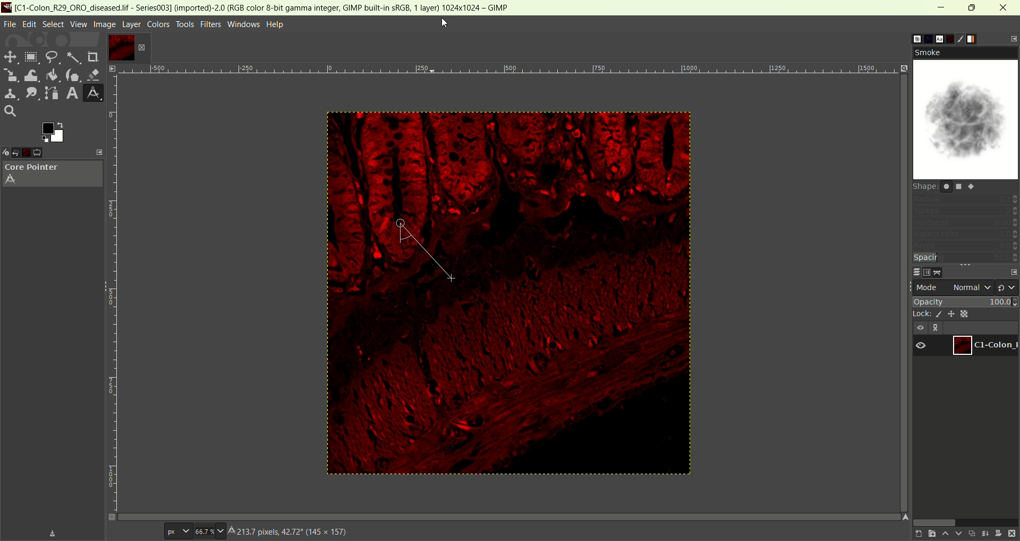 This screenshot has width=1020, height=541. Describe the element at coordinates (95, 74) in the screenshot. I see `eraser tool` at that location.